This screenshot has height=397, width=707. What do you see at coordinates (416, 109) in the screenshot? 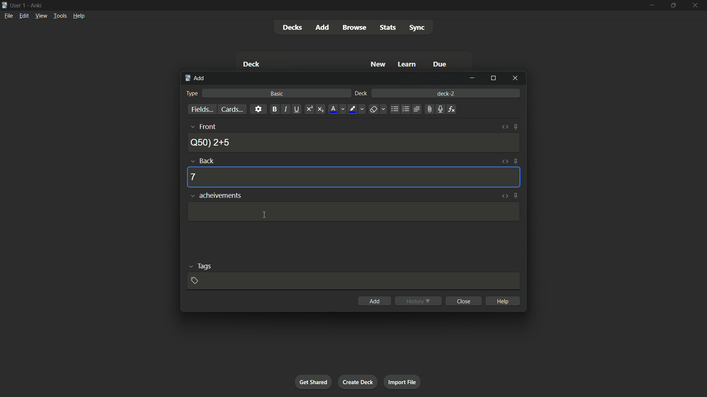
I see `alignment` at bounding box center [416, 109].